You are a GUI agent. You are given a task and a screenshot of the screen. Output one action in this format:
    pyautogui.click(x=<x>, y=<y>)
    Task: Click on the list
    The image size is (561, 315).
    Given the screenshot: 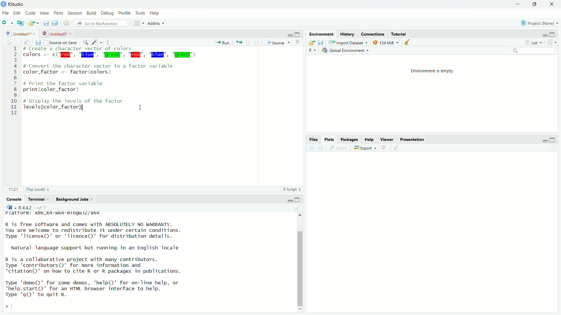 What is the action you would take?
    pyautogui.click(x=533, y=43)
    